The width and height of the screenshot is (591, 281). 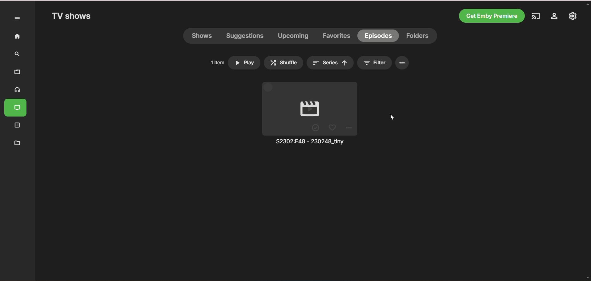 I want to click on music, so click(x=18, y=90).